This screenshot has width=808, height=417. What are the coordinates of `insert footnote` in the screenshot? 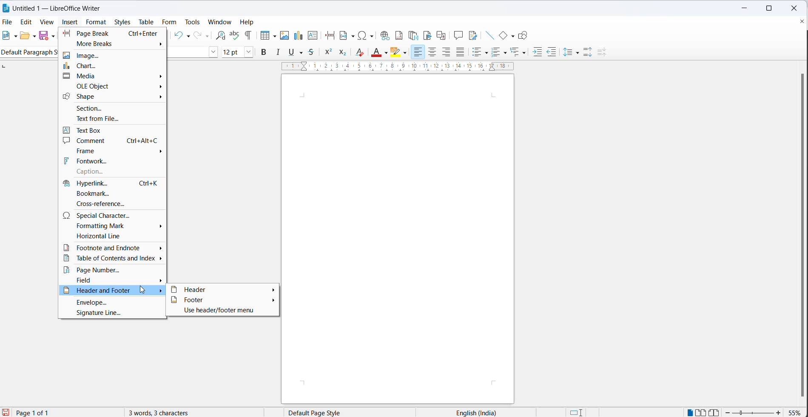 It's located at (400, 35).